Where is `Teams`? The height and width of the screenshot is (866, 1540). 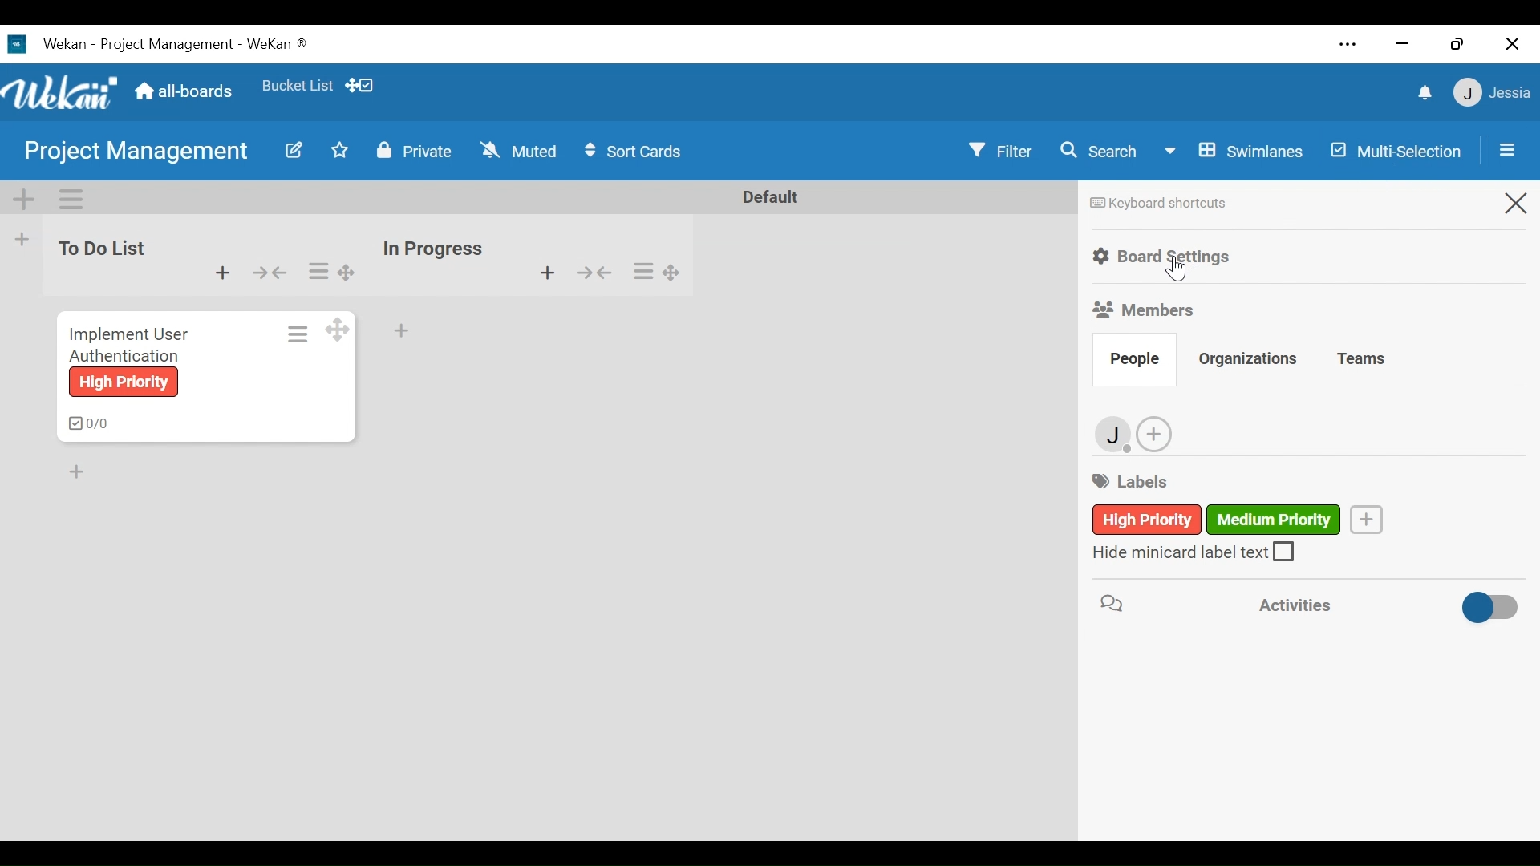
Teams is located at coordinates (1363, 358).